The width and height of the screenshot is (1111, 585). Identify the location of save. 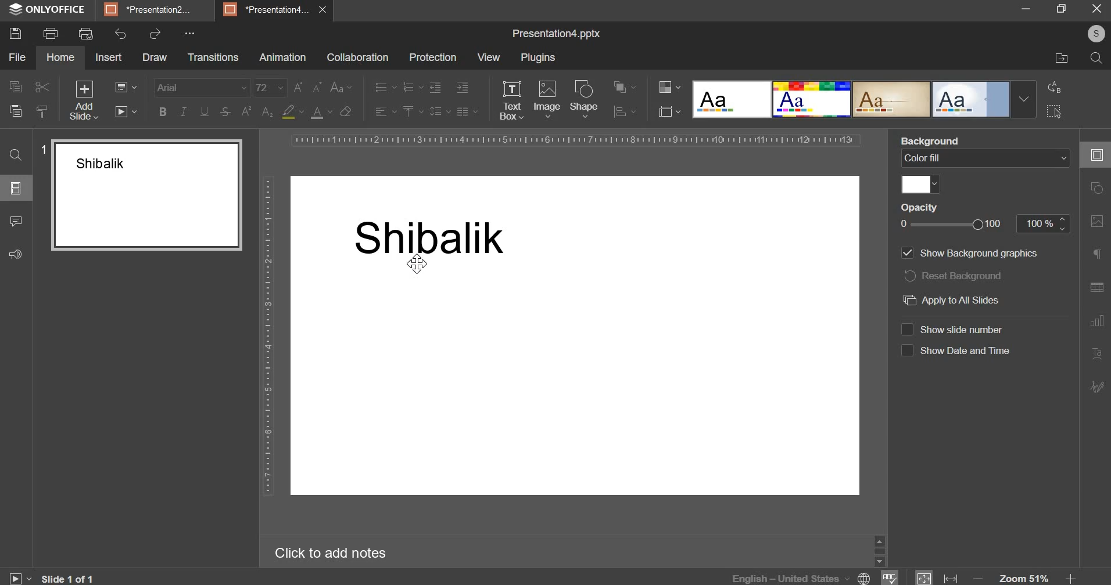
(15, 34).